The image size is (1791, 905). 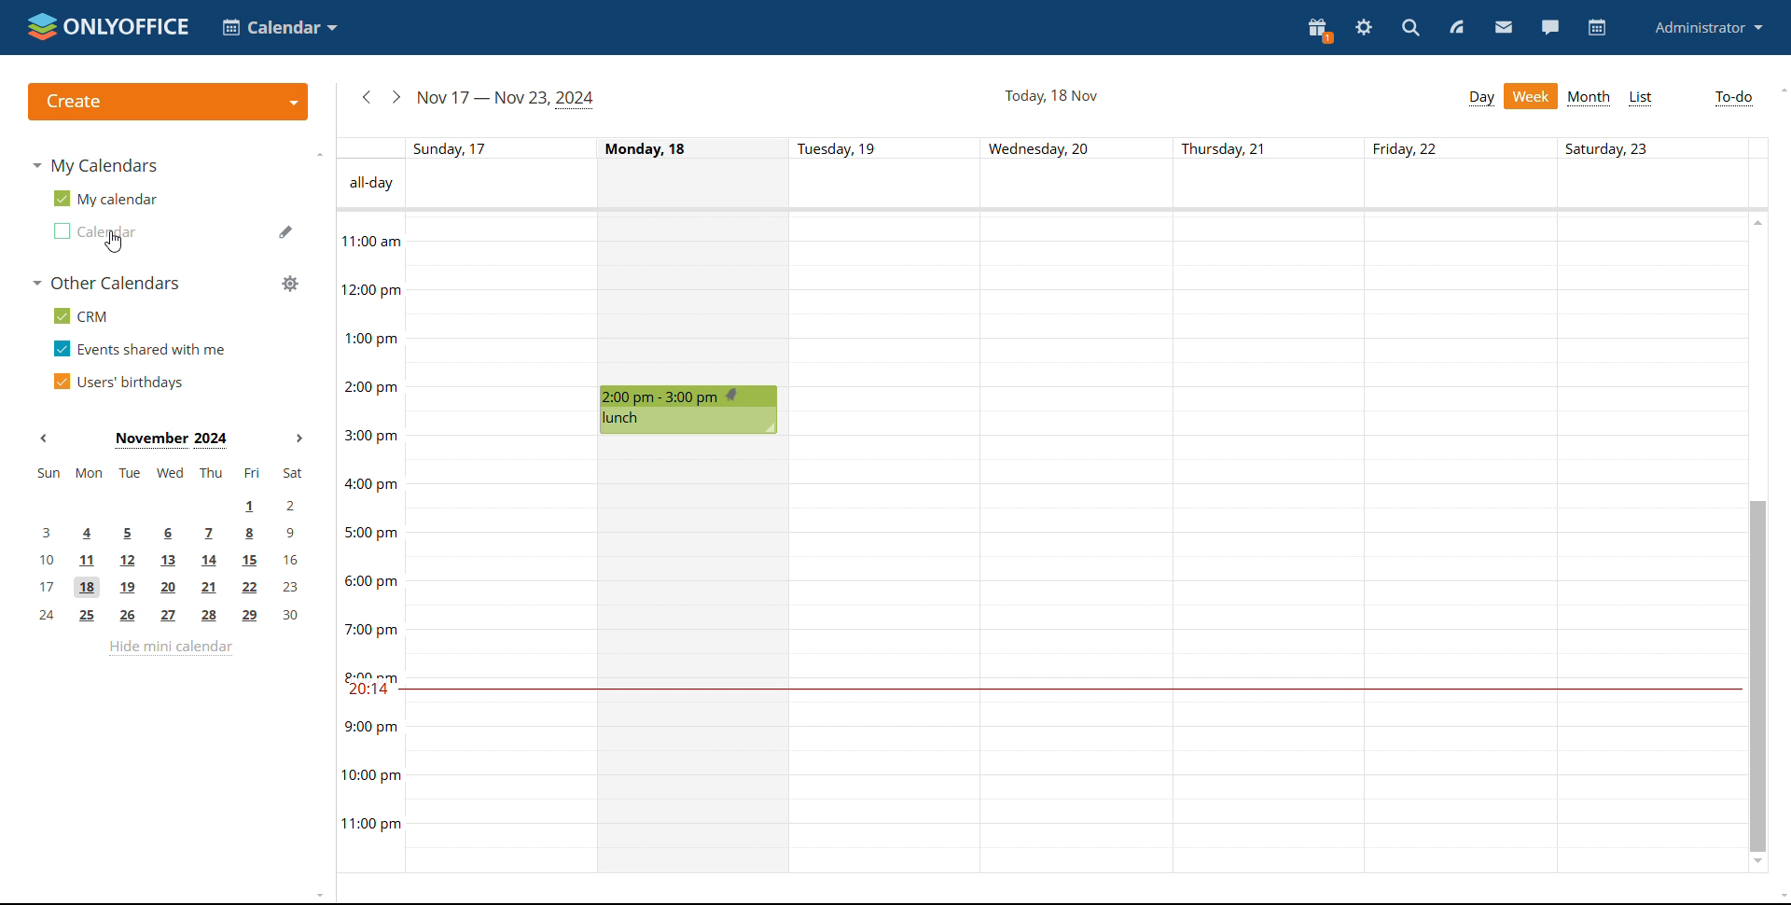 What do you see at coordinates (1270, 545) in the screenshot?
I see `Thursday` at bounding box center [1270, 545].